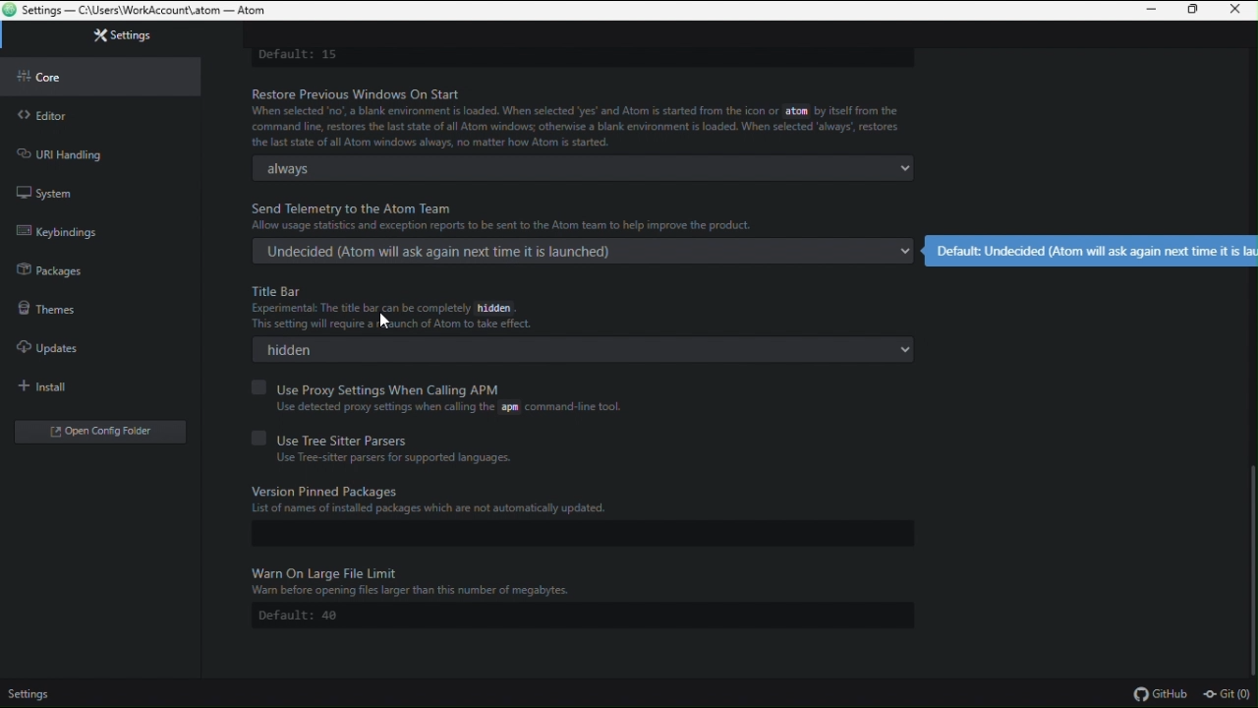 This screenshot has width=1258, height=708. What do you see at coordinates (418, 579) in the screenshot?
I see `‘Warn On Large File Limit
Warn before opening fils larger than ths number of megabytes:` at bounding box center [418, 579].